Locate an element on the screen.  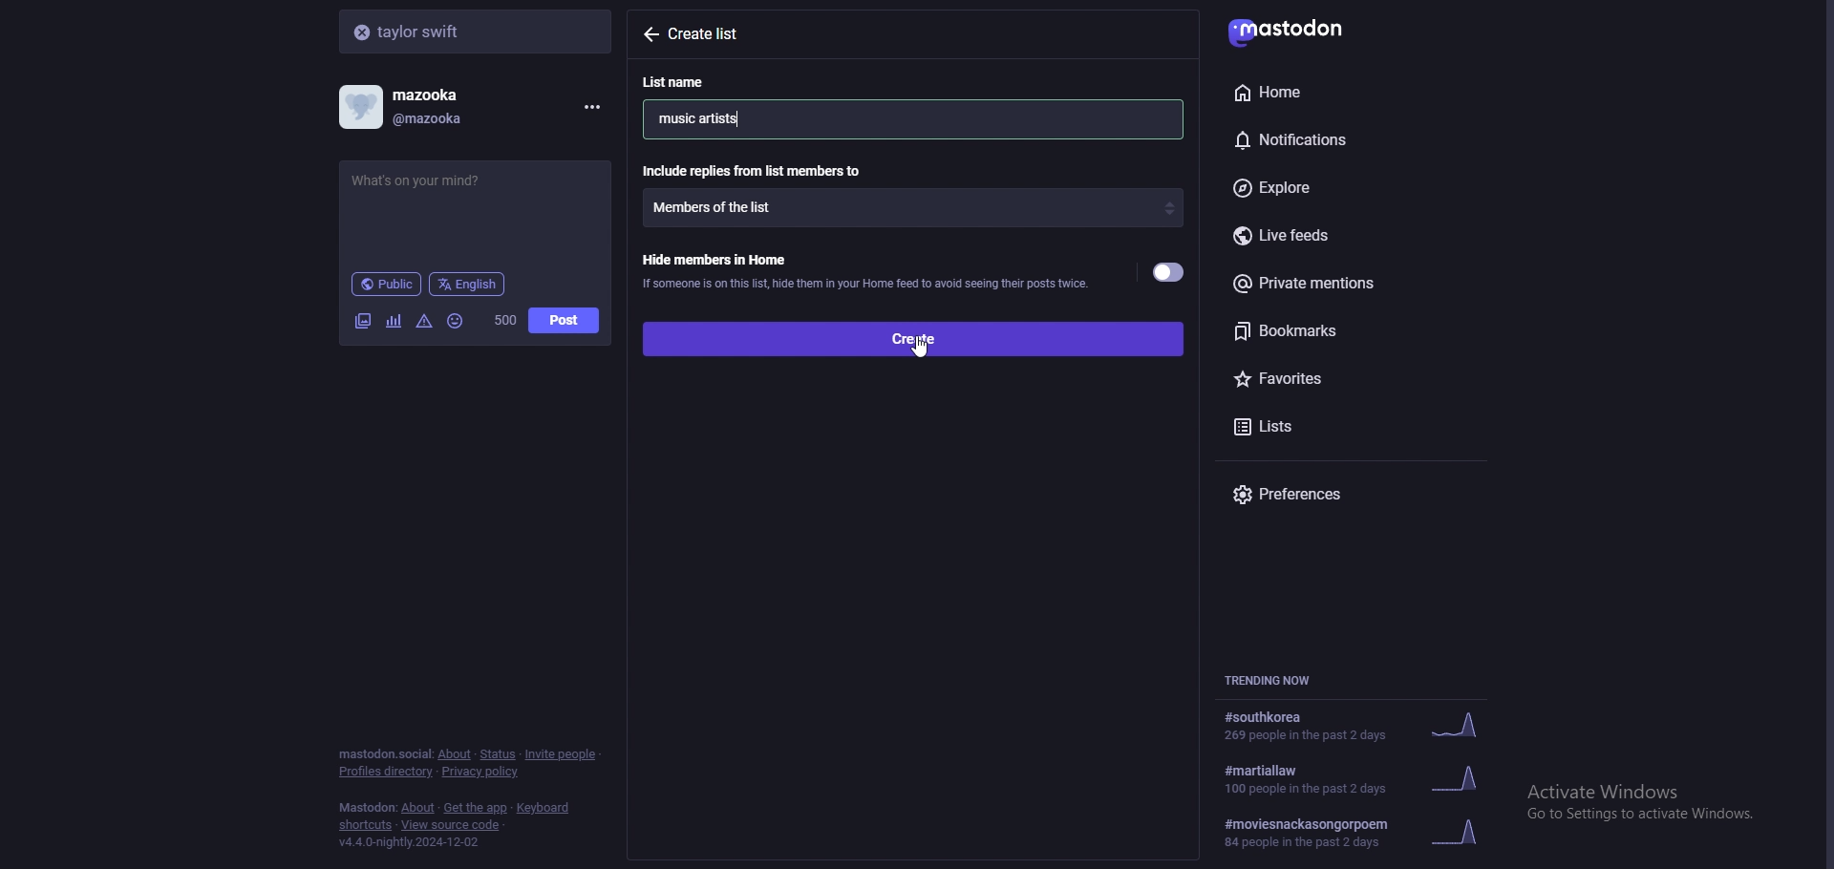
include replies from list members to is located at coordinates (756, 170).